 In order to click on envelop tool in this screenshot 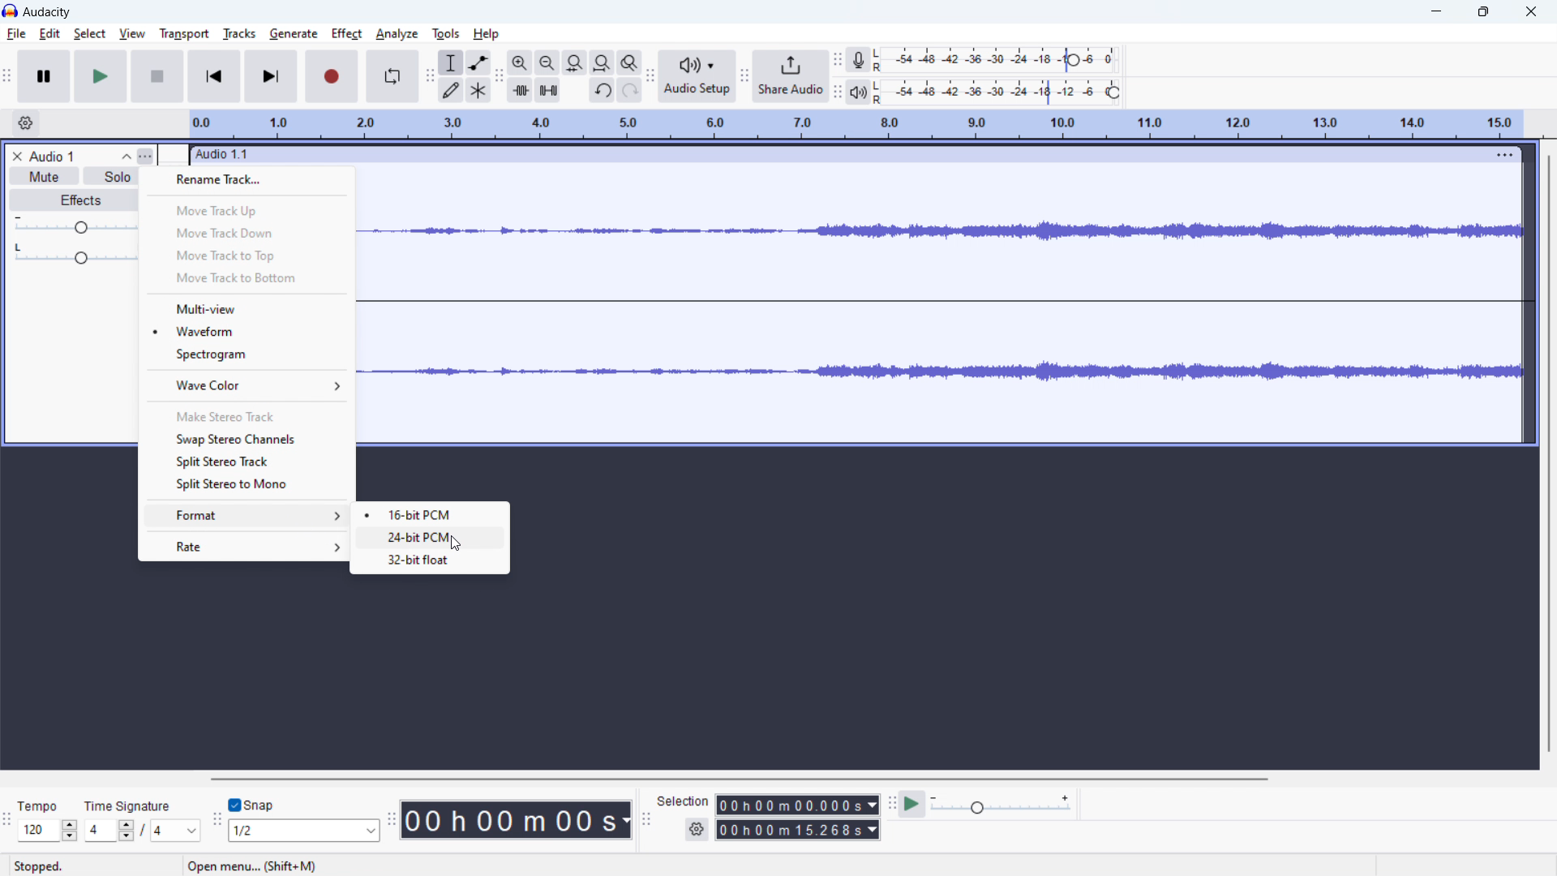, I will do `click(478, 62)`.